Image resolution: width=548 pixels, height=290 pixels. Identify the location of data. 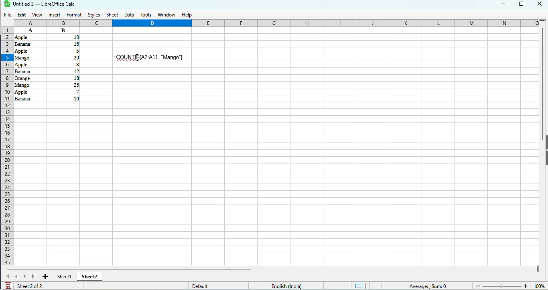
(130, 15).